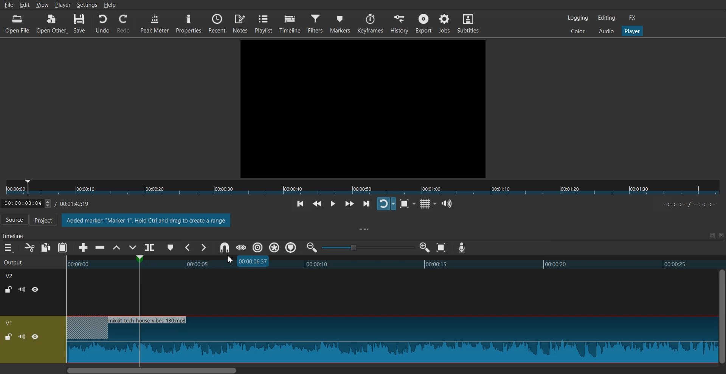 The image size is (726, 374). What do you see at coordinates (371, 23) in the screenshot?
I see `Keyframes` at bounding box center [371, 23].